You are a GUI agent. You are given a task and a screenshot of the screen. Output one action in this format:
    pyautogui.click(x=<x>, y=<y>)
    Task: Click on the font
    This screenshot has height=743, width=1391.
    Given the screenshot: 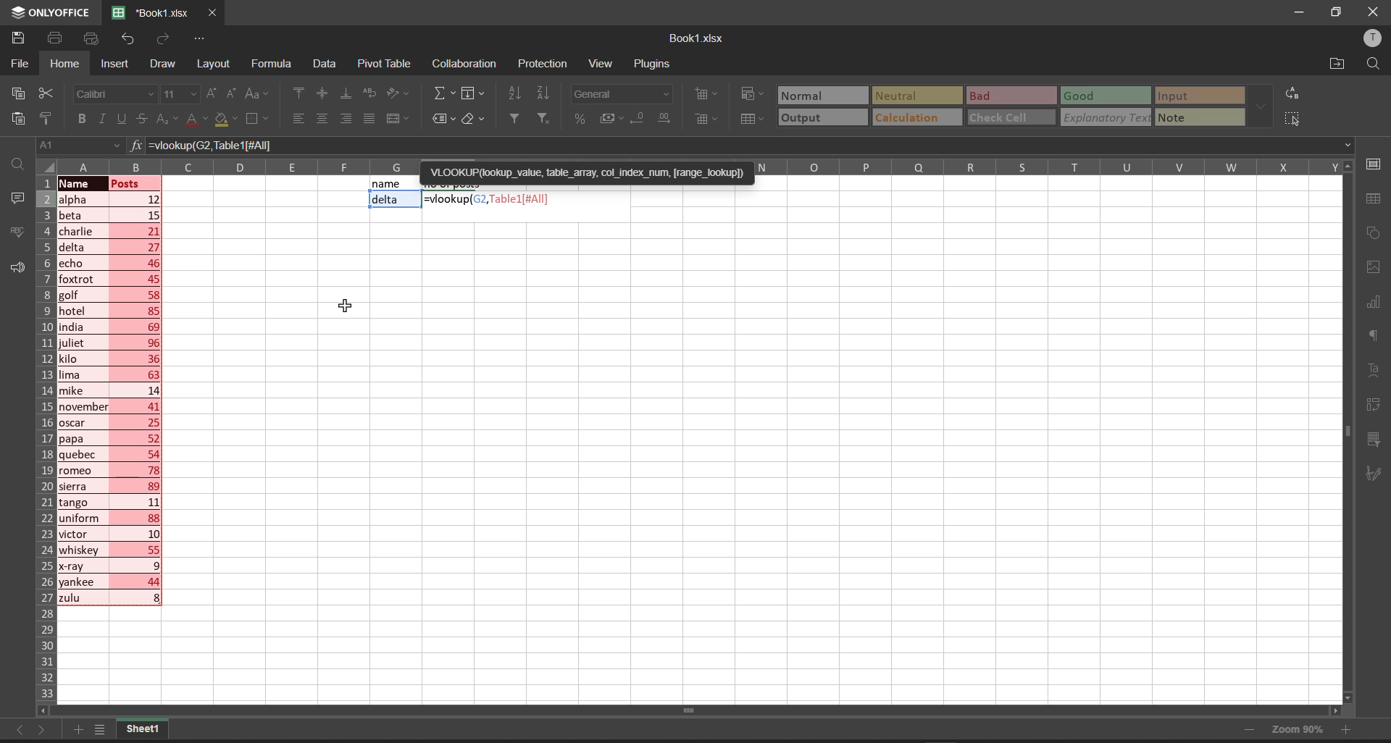 What is the action you would take?
    pyautogui.click(x=114, y=93)
    